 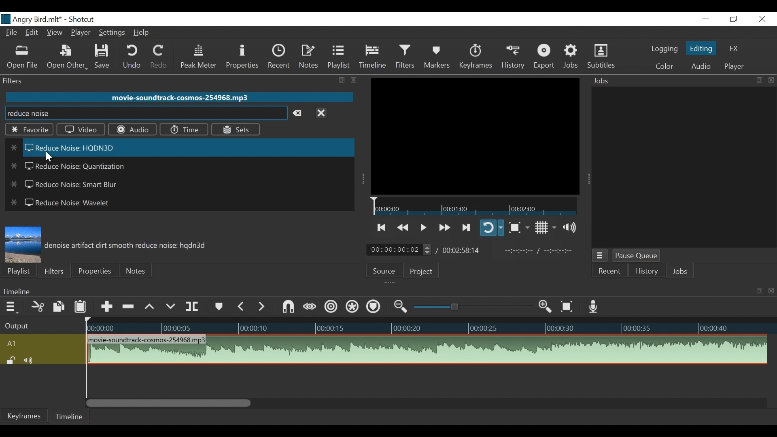 I want to click on Recent, so click(x=610, y=271).